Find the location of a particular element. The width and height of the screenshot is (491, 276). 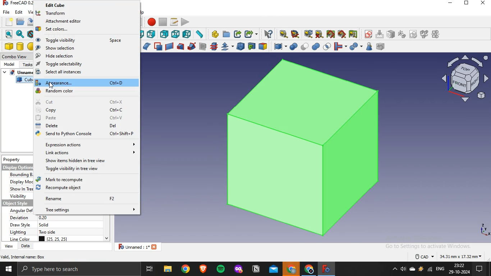

toggle visibility in tree view is located at coordinates (87, 169).